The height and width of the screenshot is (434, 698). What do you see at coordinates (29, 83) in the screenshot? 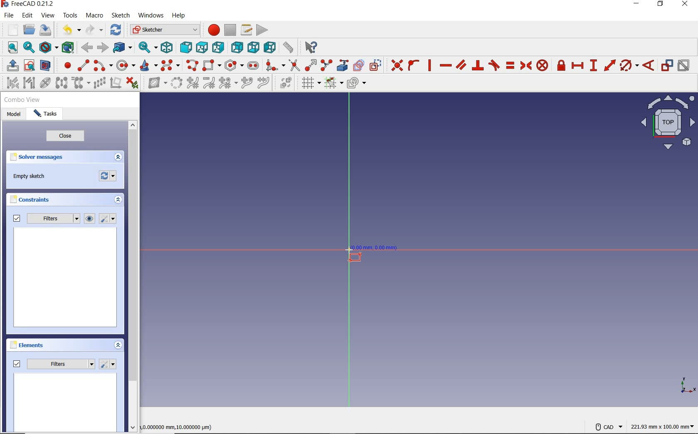
I see `select associated geometry` at bounding box center [29, 83].